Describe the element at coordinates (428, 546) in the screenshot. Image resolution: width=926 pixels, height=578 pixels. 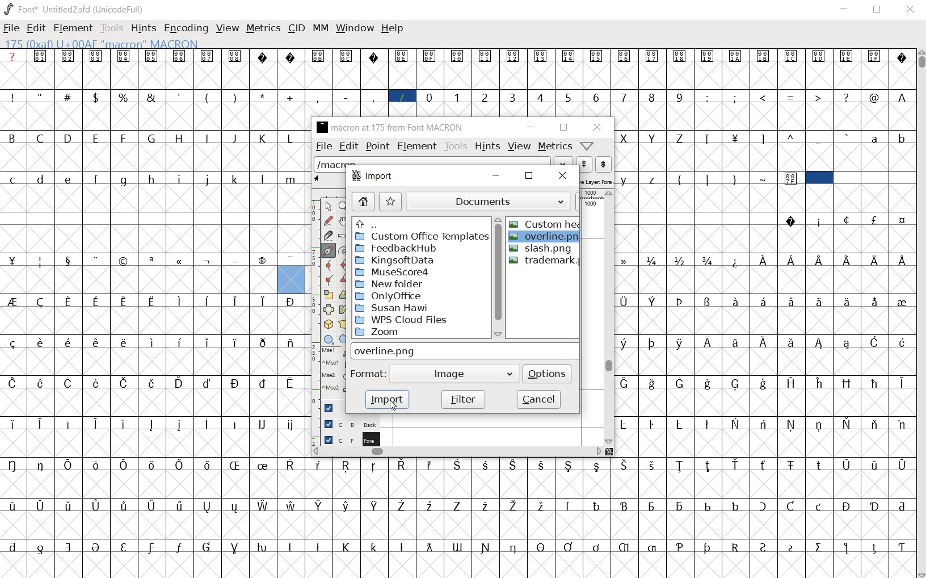
I see `Symbol` at that location.